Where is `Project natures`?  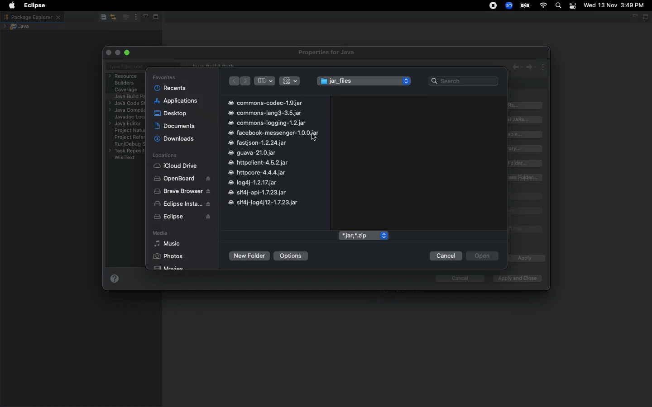 Project natures is located at coordinates (127, 132).